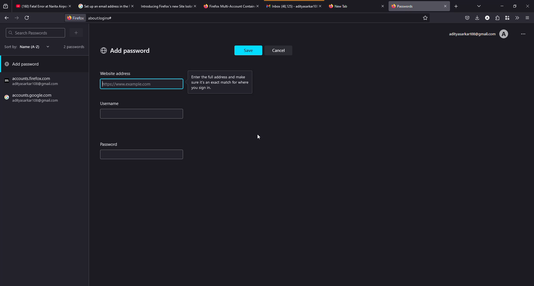  What do you see at coordinates (503, 6) in the screenshot?
I see `minimize` at bounding box center [503, 6].